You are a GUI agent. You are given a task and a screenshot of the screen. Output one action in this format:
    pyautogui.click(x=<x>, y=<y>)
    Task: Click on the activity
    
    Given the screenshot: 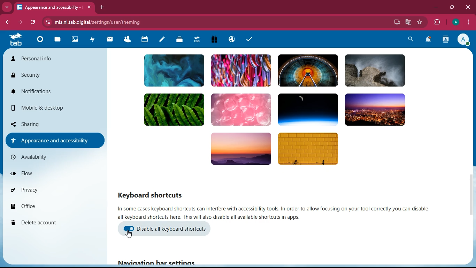 What is the action you would take?
    pyautogui.click(x=445, y=40)
    